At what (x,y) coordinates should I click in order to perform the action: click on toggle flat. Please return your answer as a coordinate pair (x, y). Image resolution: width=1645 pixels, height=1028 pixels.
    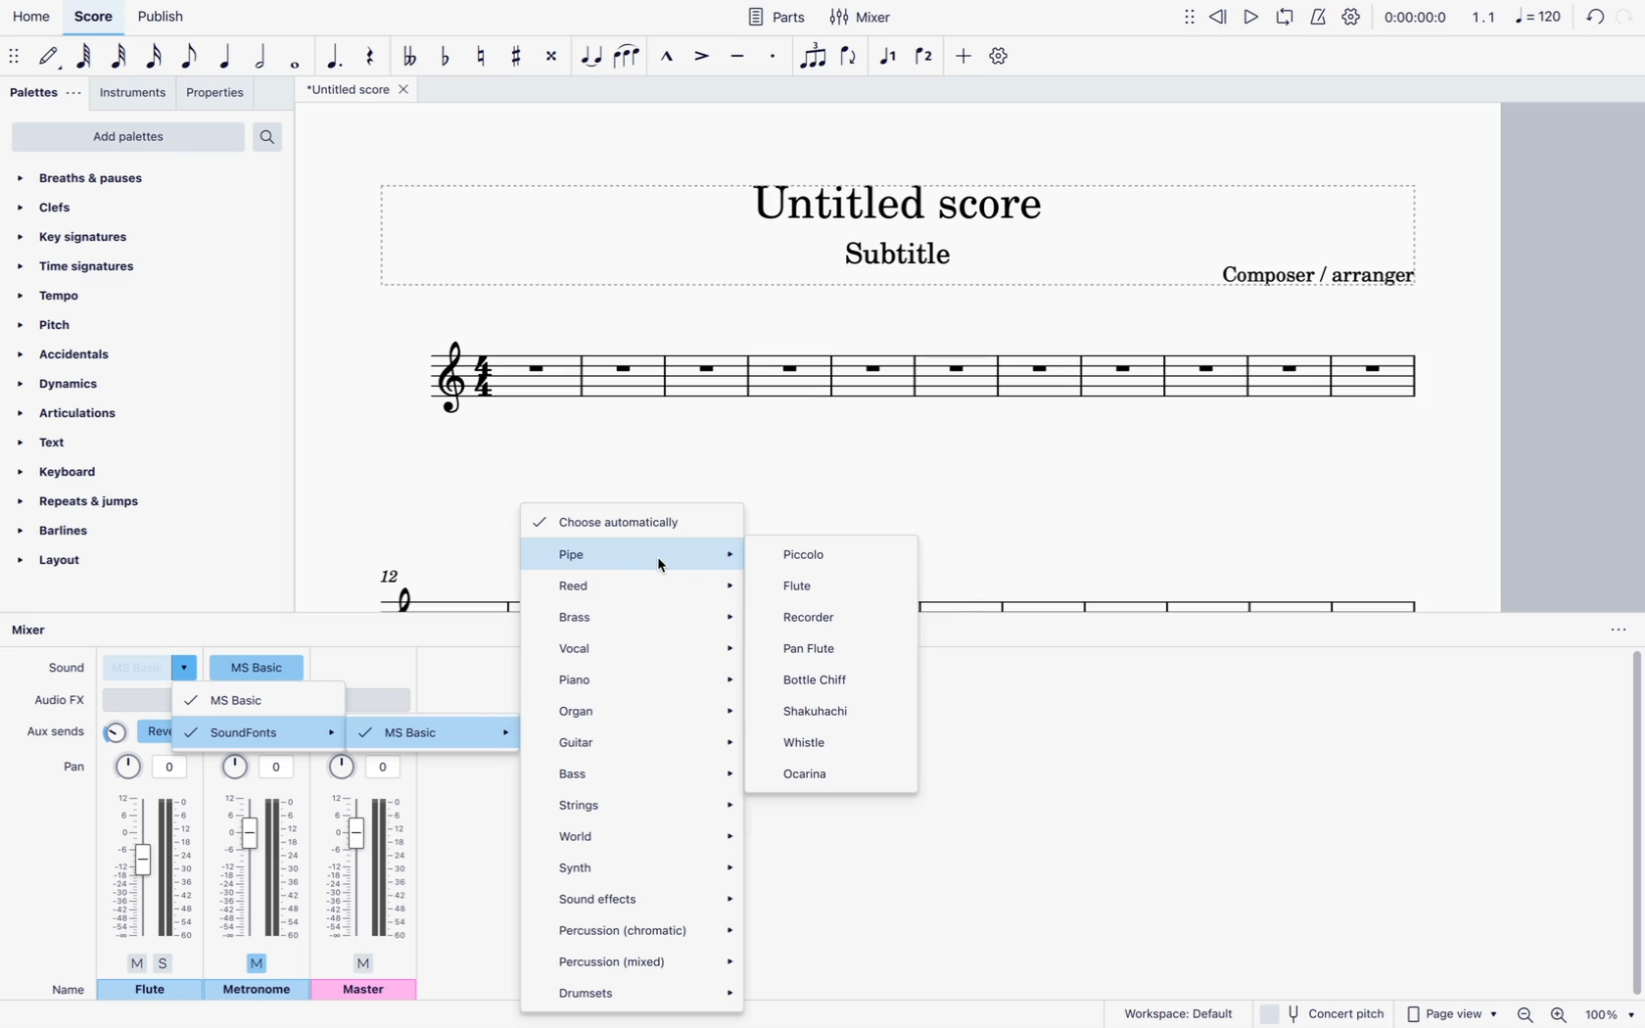
    Looking at the image, I should click on (446, 55).